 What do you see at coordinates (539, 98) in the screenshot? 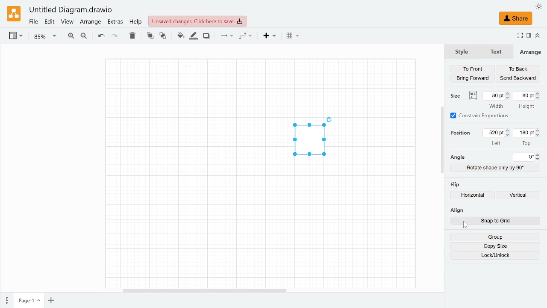
I see `Decrease height` at bounding box center [539, 98].